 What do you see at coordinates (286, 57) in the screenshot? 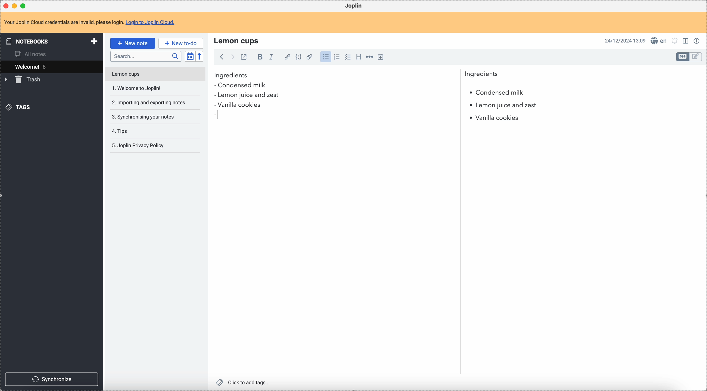
I see `hyperlink` at bounding box center [286, 57].